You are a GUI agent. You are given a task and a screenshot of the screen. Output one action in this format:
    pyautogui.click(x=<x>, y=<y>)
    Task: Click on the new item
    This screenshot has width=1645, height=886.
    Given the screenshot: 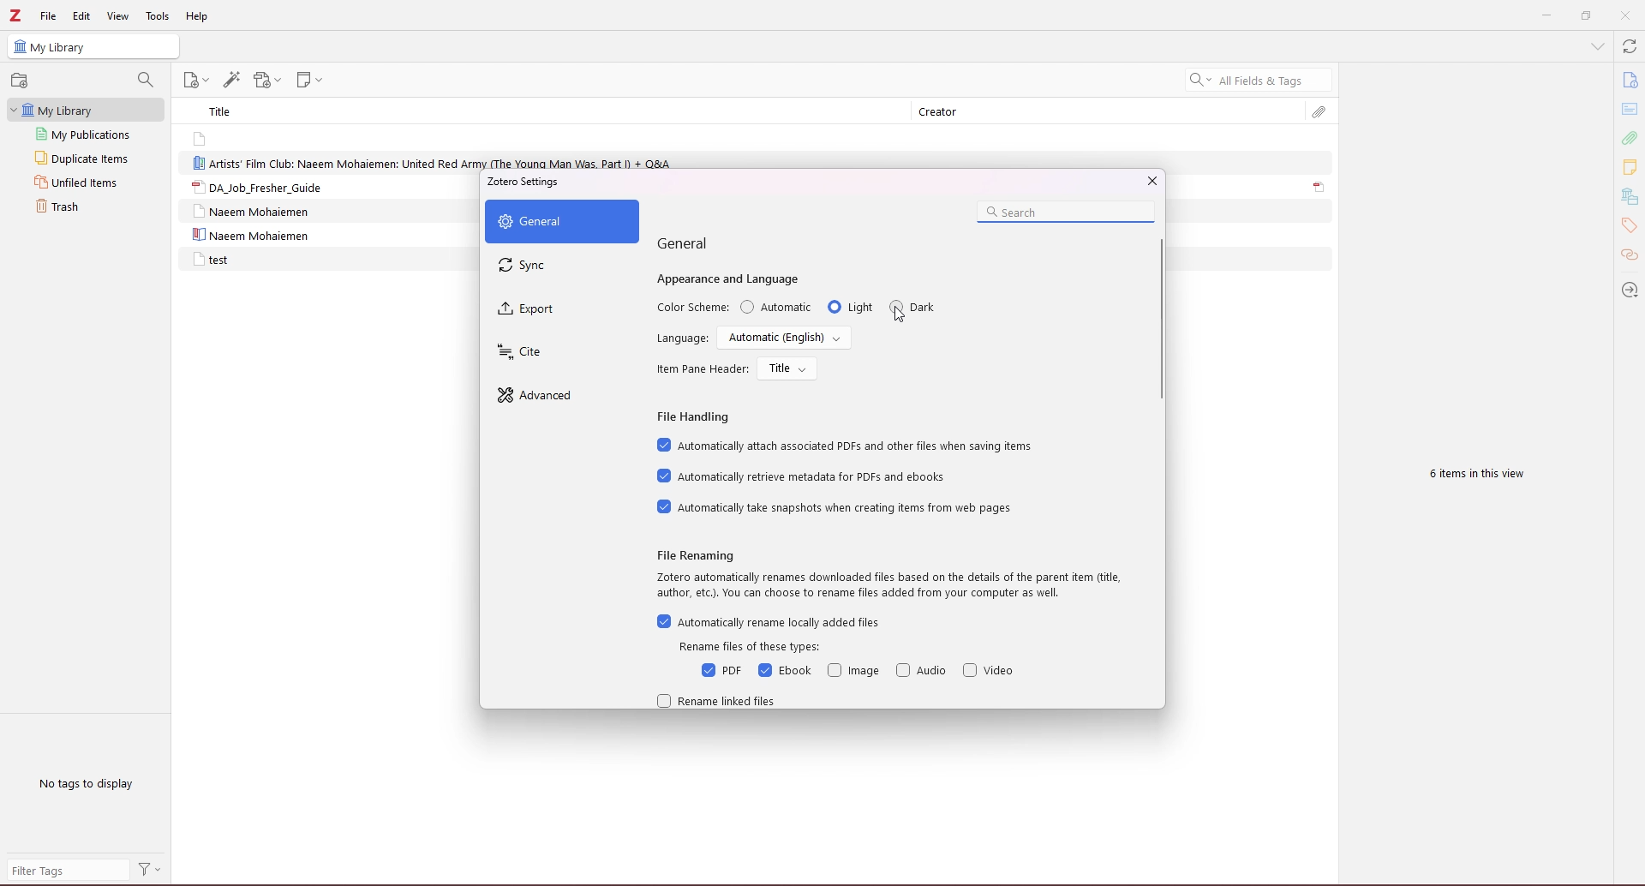 What is the action you would take?
    pyautogui.click(x=199, y=81)
    